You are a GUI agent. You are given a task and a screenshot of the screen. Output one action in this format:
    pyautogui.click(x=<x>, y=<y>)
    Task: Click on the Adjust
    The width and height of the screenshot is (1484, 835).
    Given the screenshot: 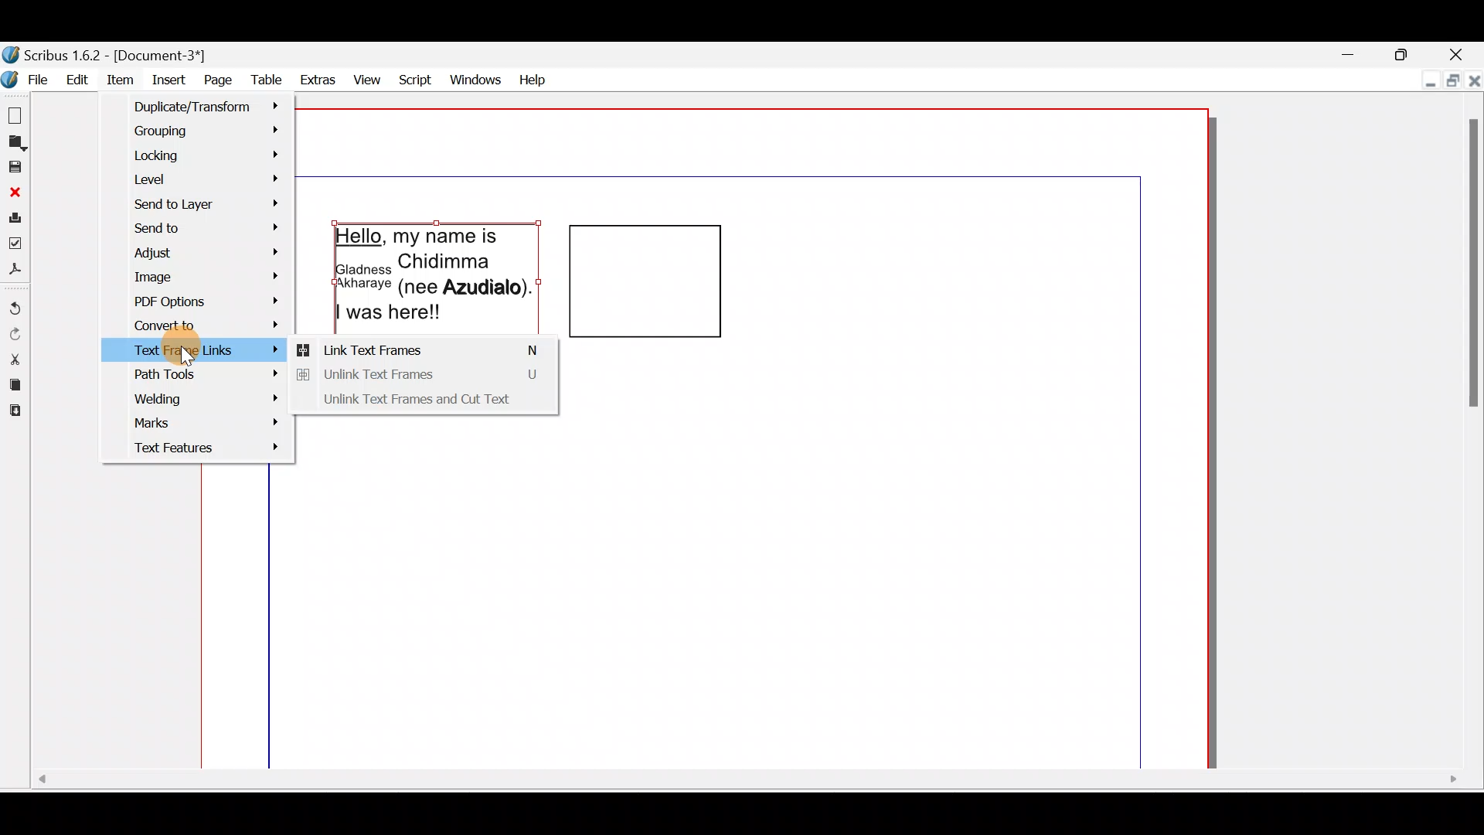 What is the action you would take?
    pyautogui.click(x=203, y=252)
    